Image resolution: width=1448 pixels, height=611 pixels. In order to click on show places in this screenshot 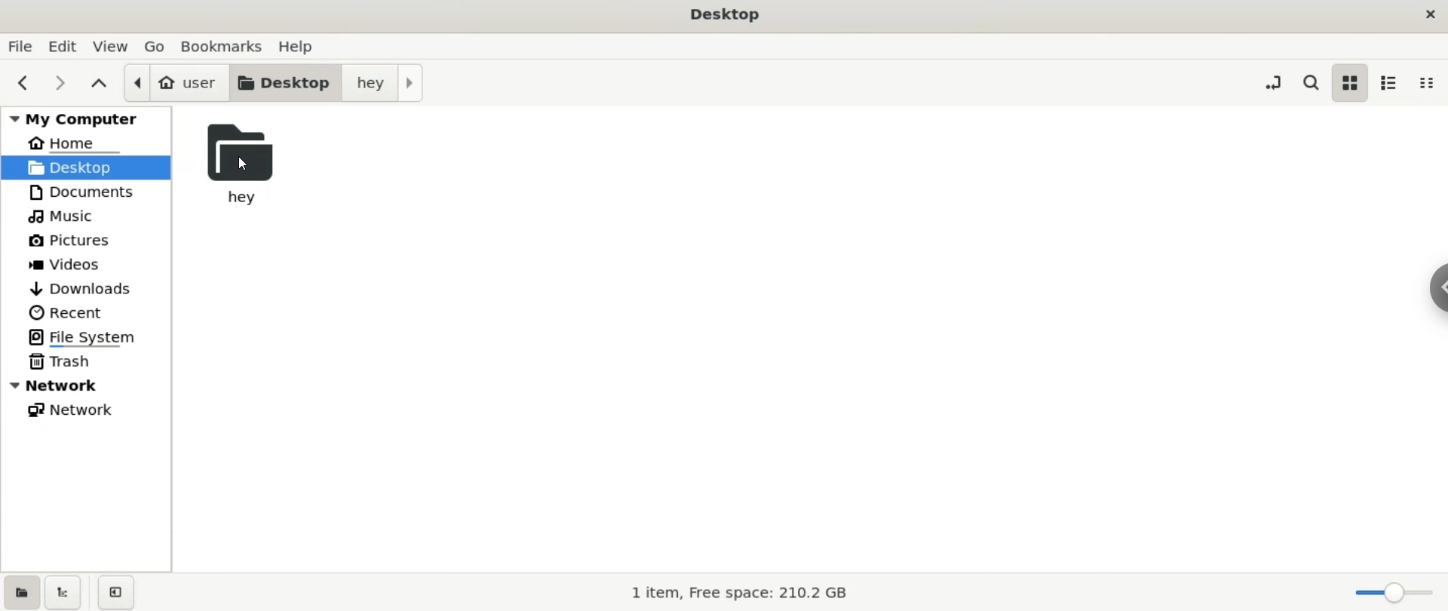, I will do `click(21, 594)`.